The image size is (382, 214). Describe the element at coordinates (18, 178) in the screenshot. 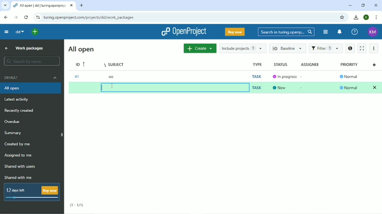

I see `Shared with me` at that location.